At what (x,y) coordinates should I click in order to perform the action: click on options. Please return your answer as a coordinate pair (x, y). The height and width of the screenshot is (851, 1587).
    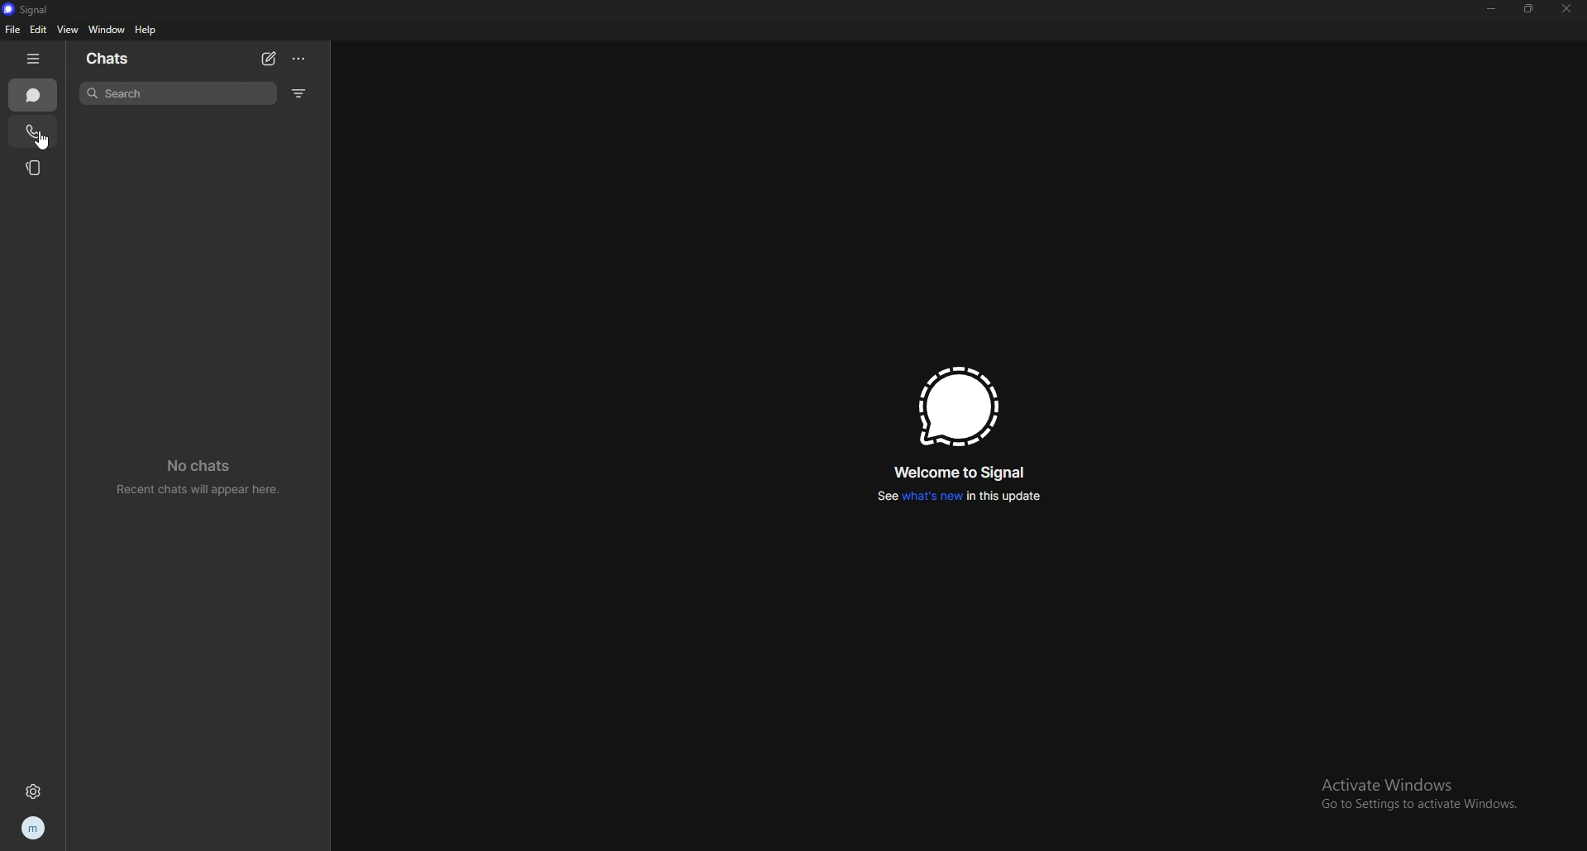
    Looking at the image, I should click on (298, 59).